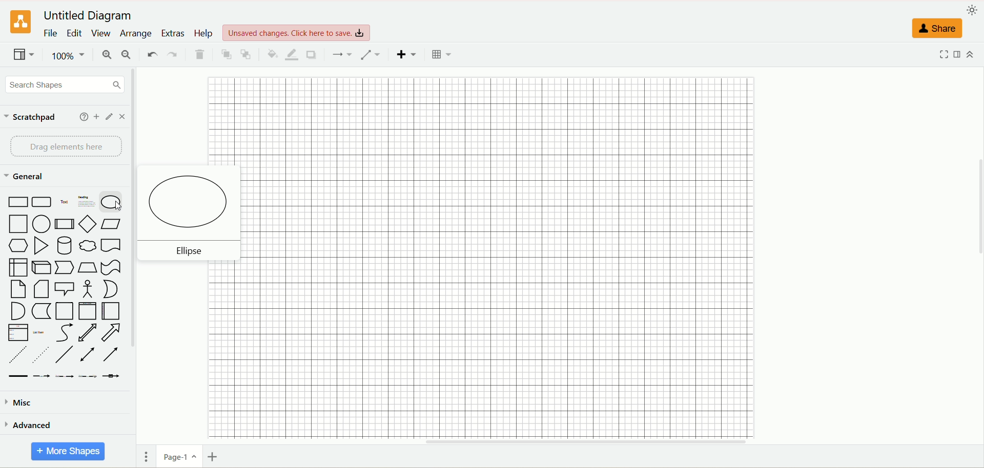 The height and width of the screenshot is (468, 984). What do you see at coordinates (299, 30) in the screenshot?
I see `Unsaved changes. Click here to save. ts` at bounding box center [299, 30].